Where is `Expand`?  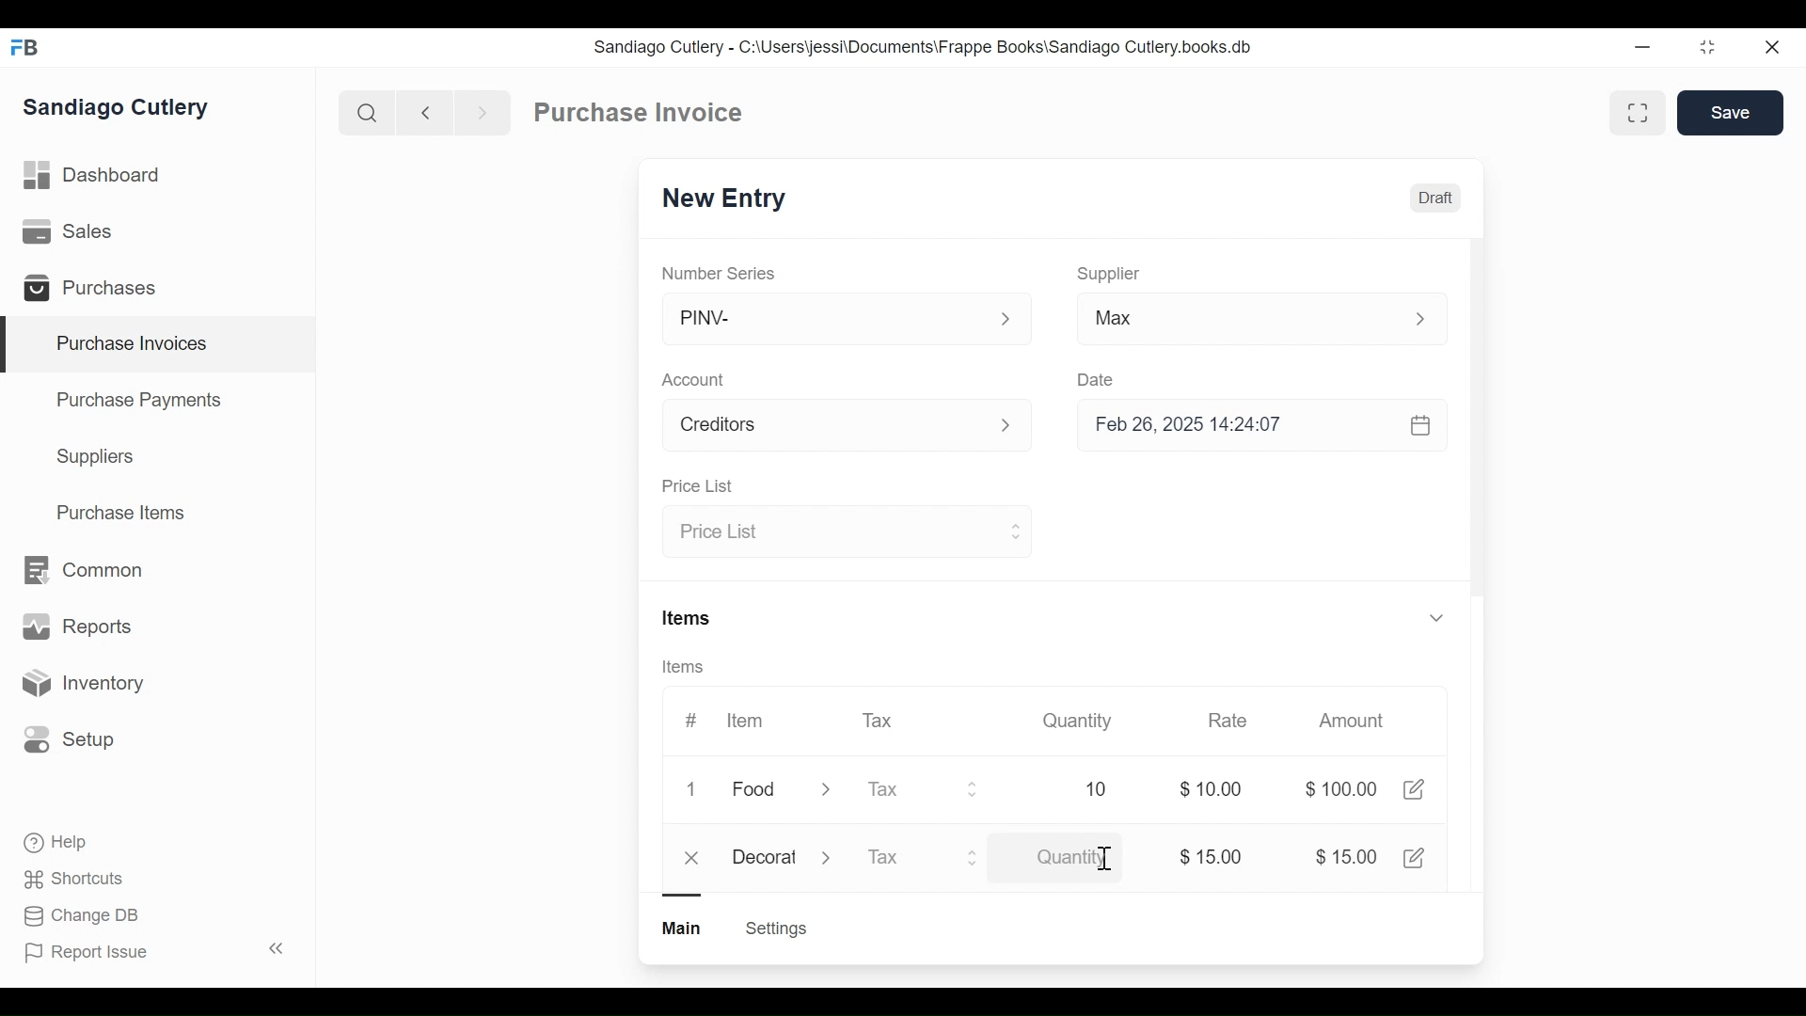 Expand is located at coordinates (976, 857).